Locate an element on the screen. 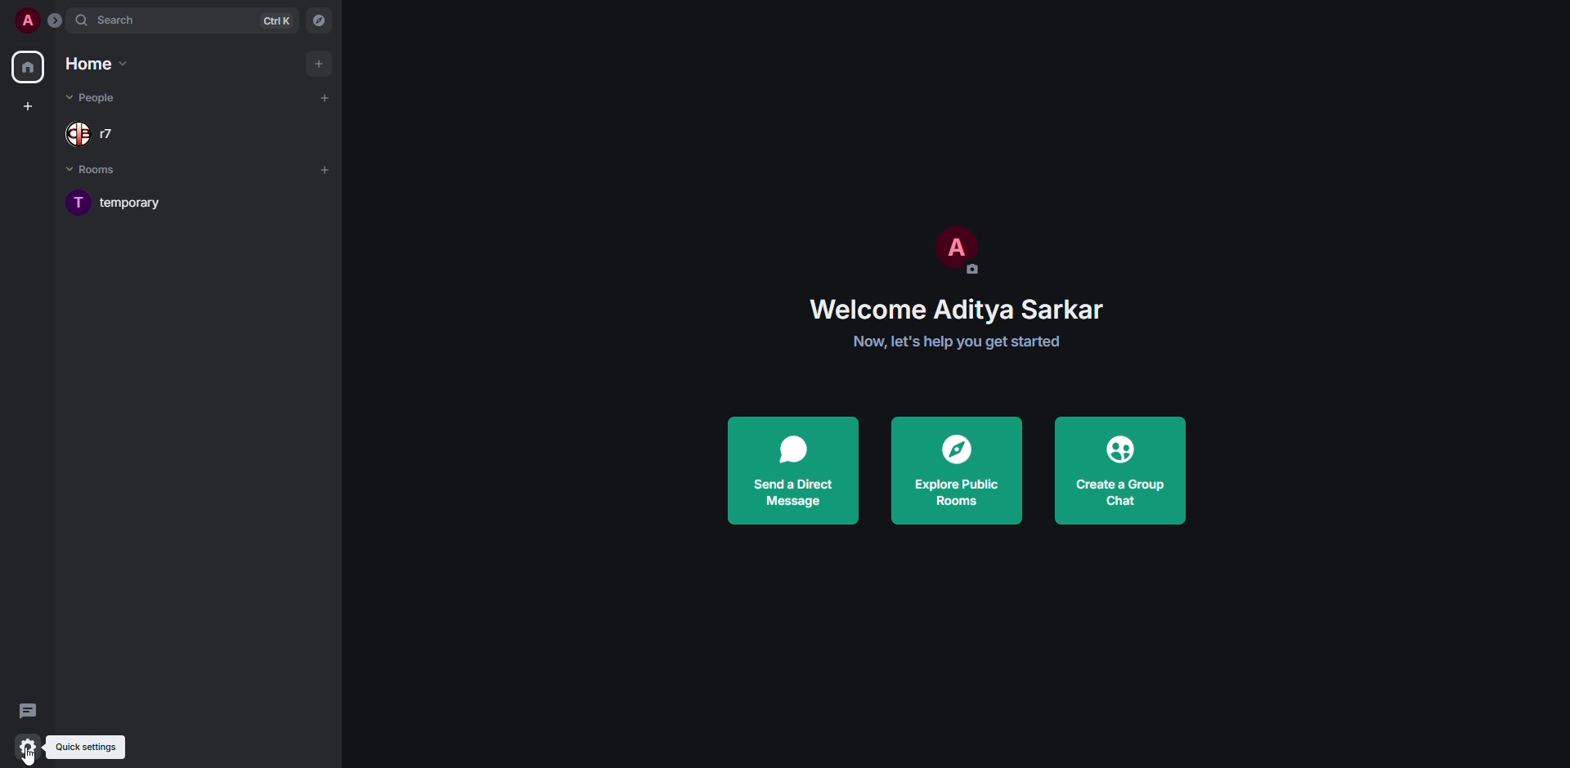  expand is located at coordinates (56, 20).